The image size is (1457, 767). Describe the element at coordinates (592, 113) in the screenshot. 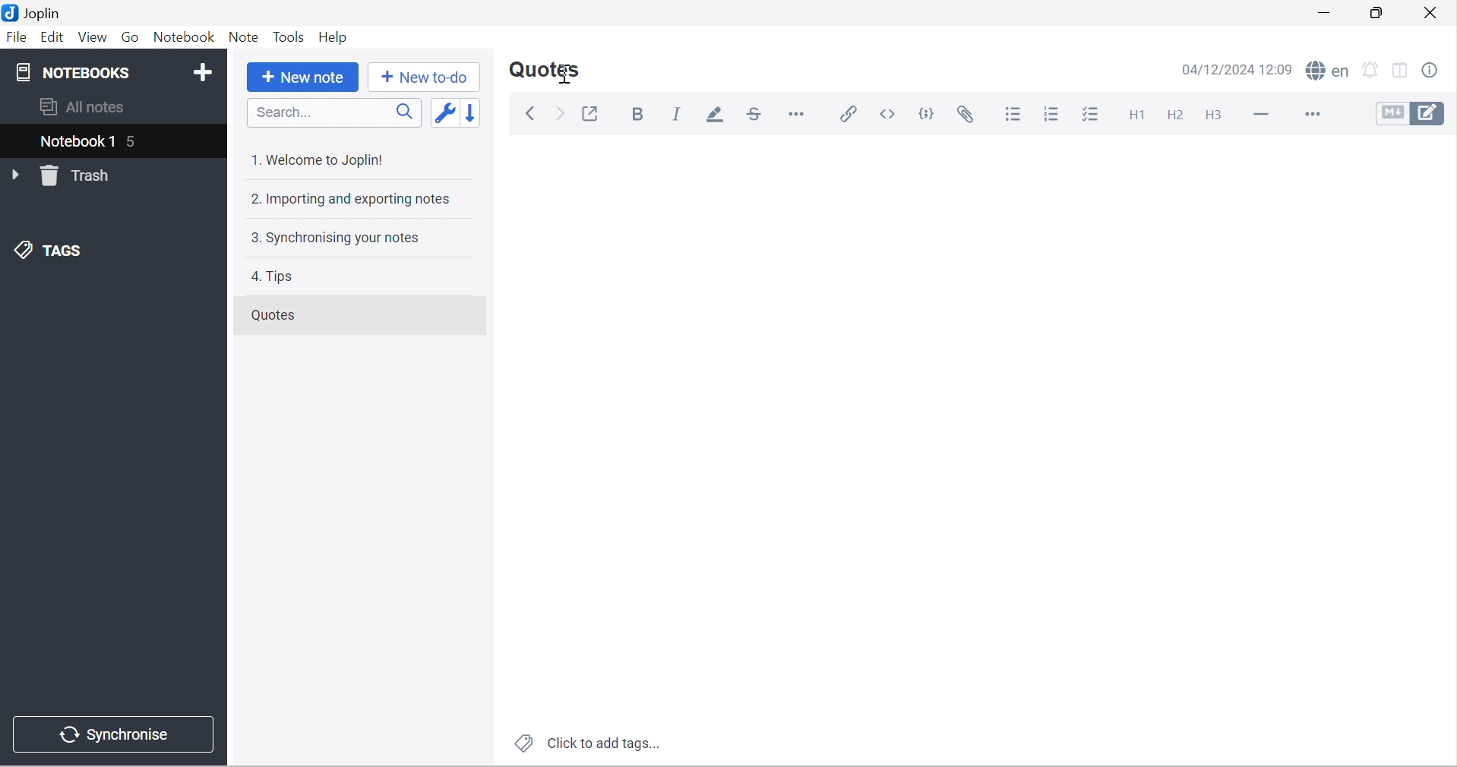

I see `Toggle external editing` at that location.